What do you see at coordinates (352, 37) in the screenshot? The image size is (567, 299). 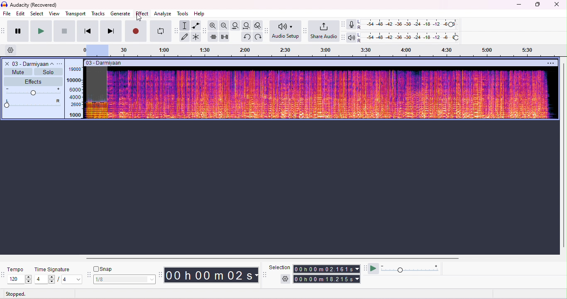 I see `playback meter` at bounding box center [352, 37].